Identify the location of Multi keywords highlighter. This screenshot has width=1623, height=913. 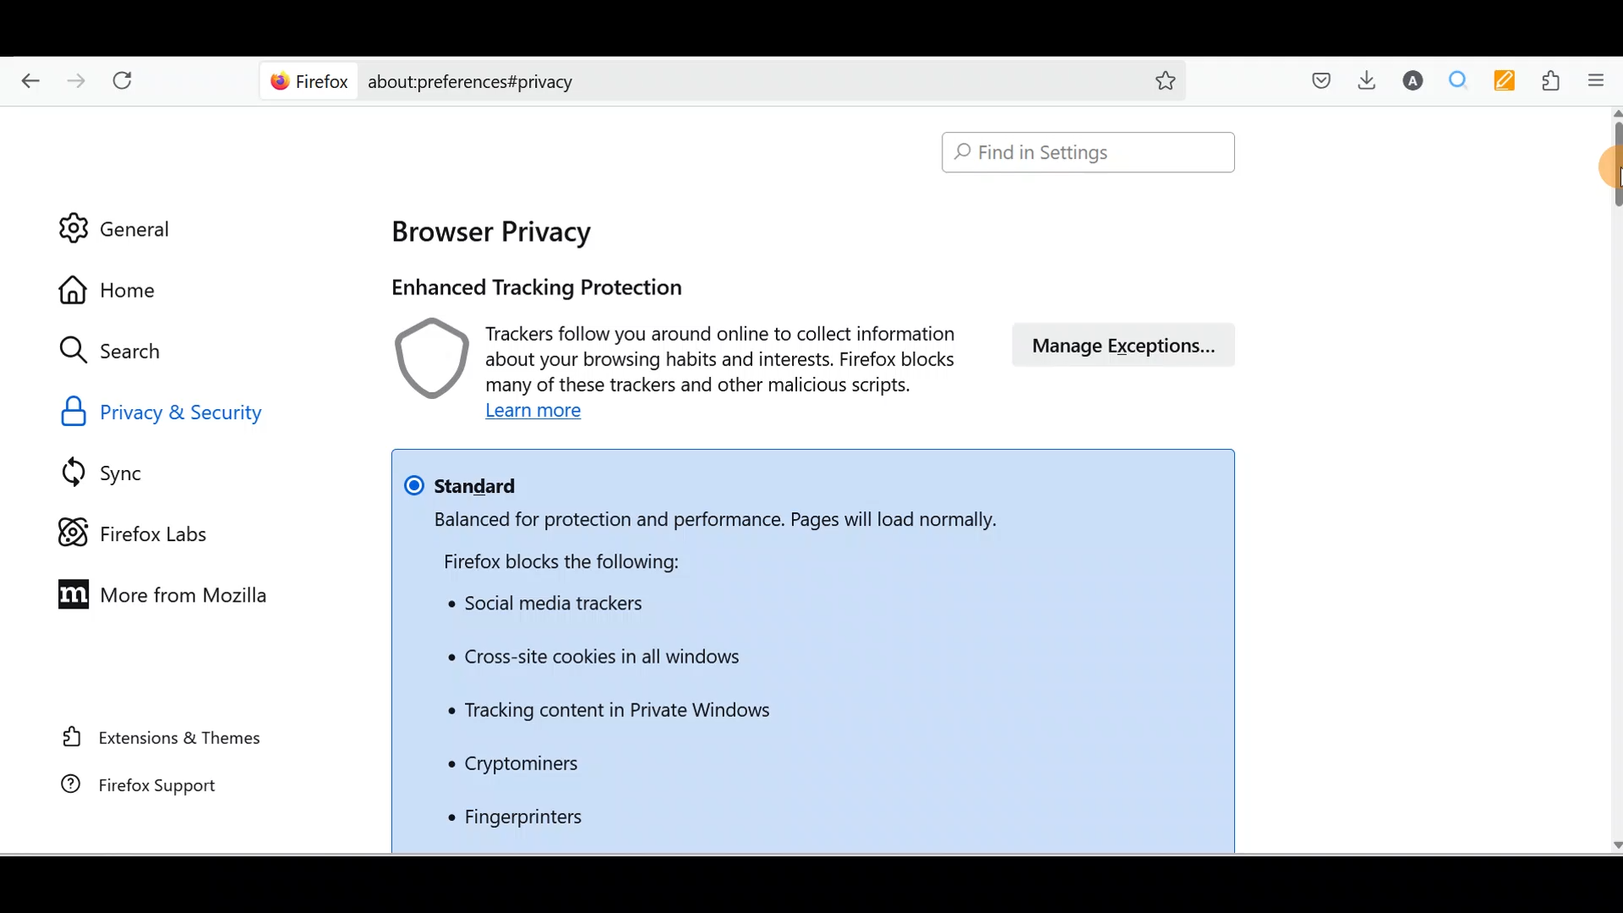
(1504, 81).